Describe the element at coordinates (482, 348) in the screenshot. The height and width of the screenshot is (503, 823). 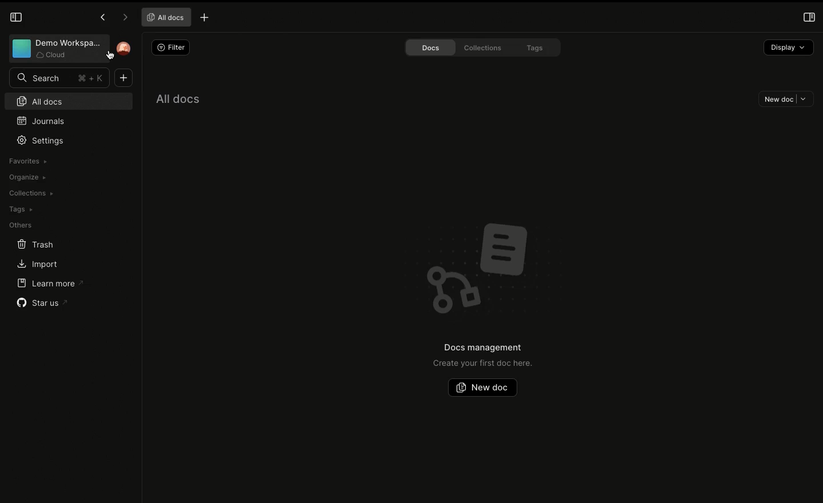
I see `Docs management` at that location.